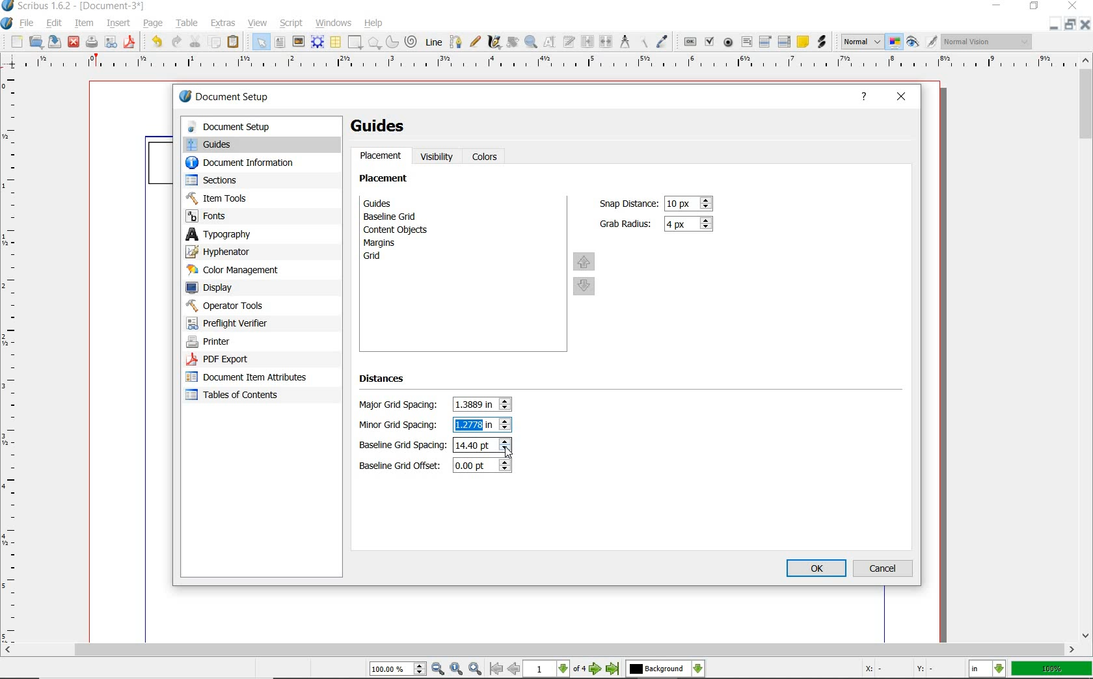  Describe the element at coordinates (433, 41) in the screenshot. I see `line` at that location.